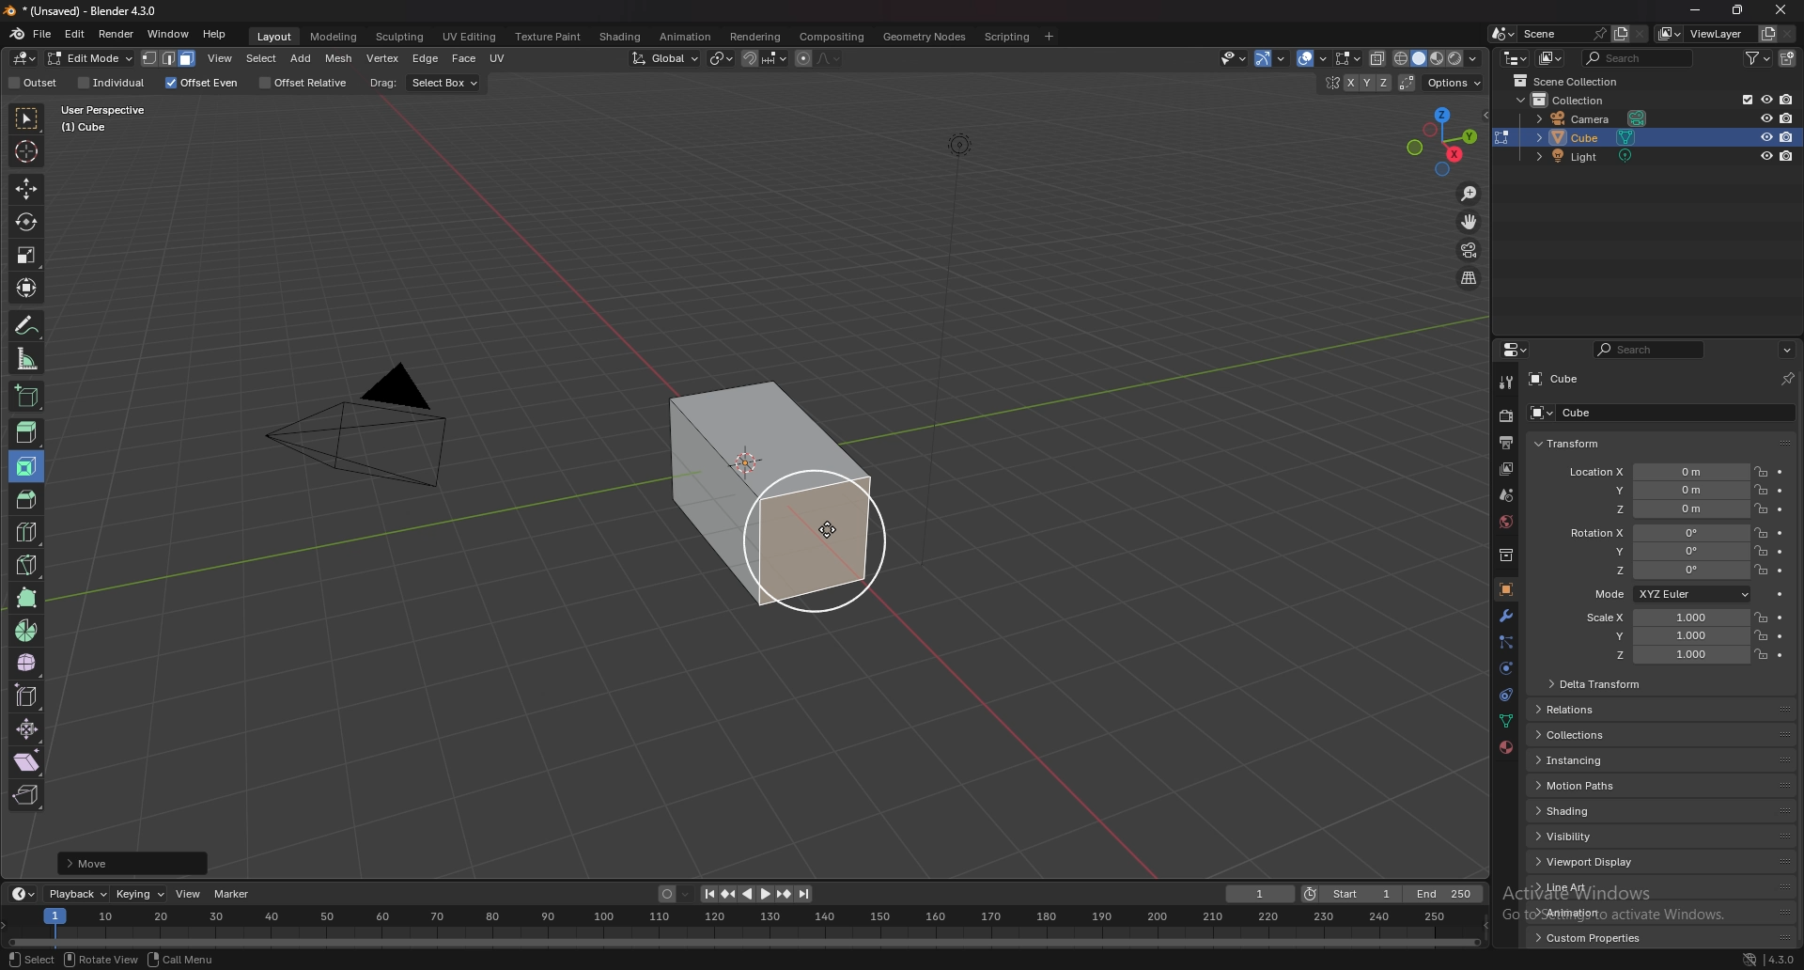 This screenshot has height=970, width=1804. What do you see at coordinates (1591, 863) in the screenshot?
I see `viewport display` at bounding box center [1591, 863].